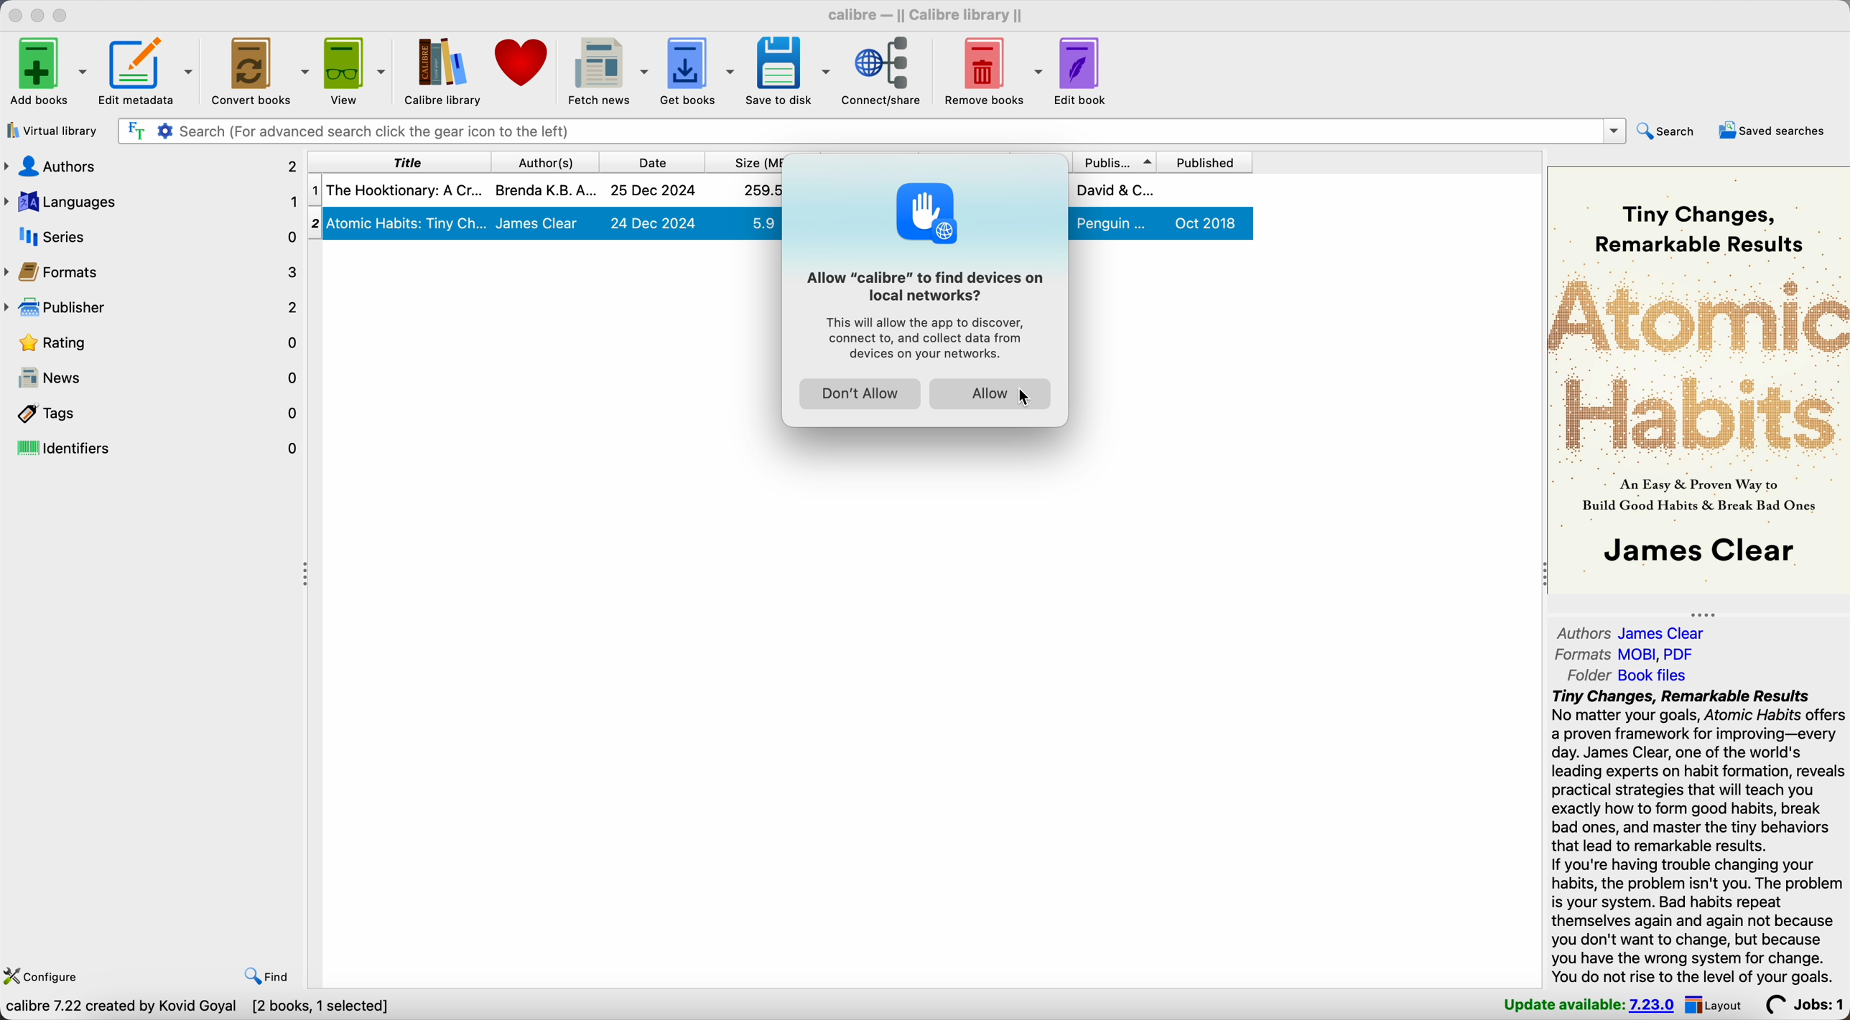  Describe the element at coordinates (38, 14) in the screenshot. I see `minimize` at that location.